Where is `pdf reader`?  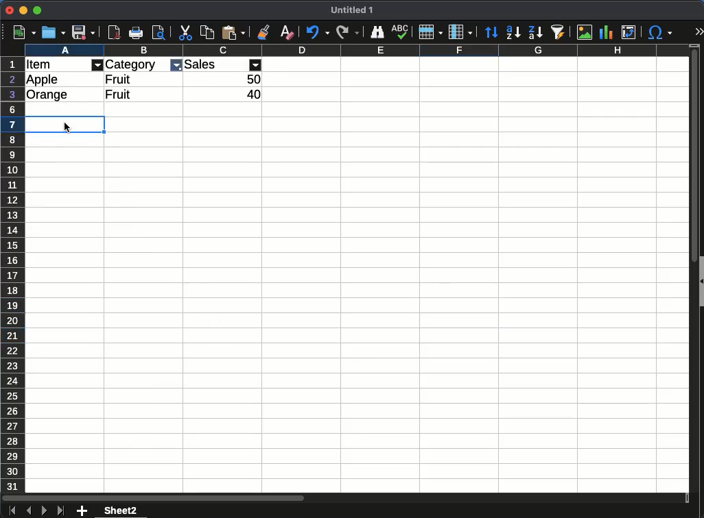 pdf reader is located at coordinates (114, 33).